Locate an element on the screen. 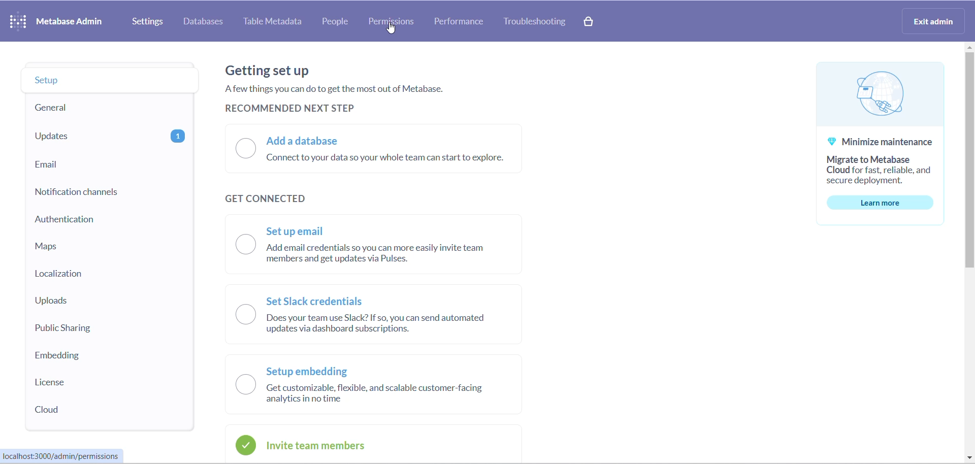 This screenshot has height=464, width=975. email is located at coordinates (100, 166).